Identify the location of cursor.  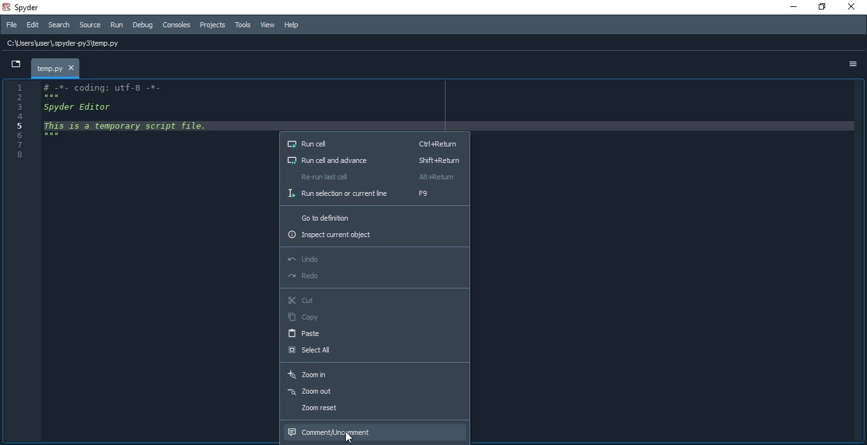
(352, 435).